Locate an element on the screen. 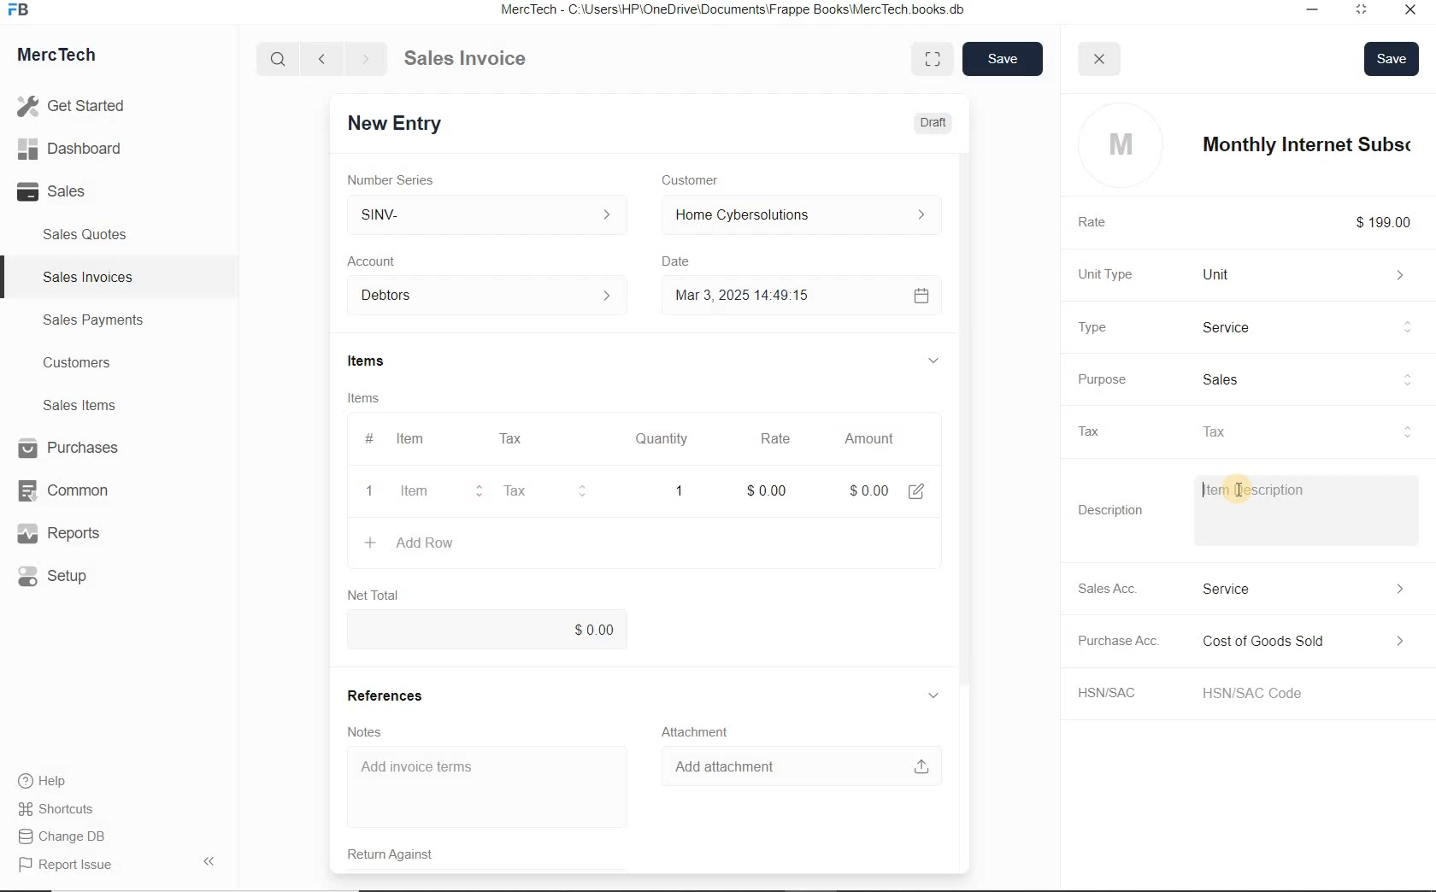 This screenshot has height=892, width=1436. Item Description is located at coordinates (1258, 490).